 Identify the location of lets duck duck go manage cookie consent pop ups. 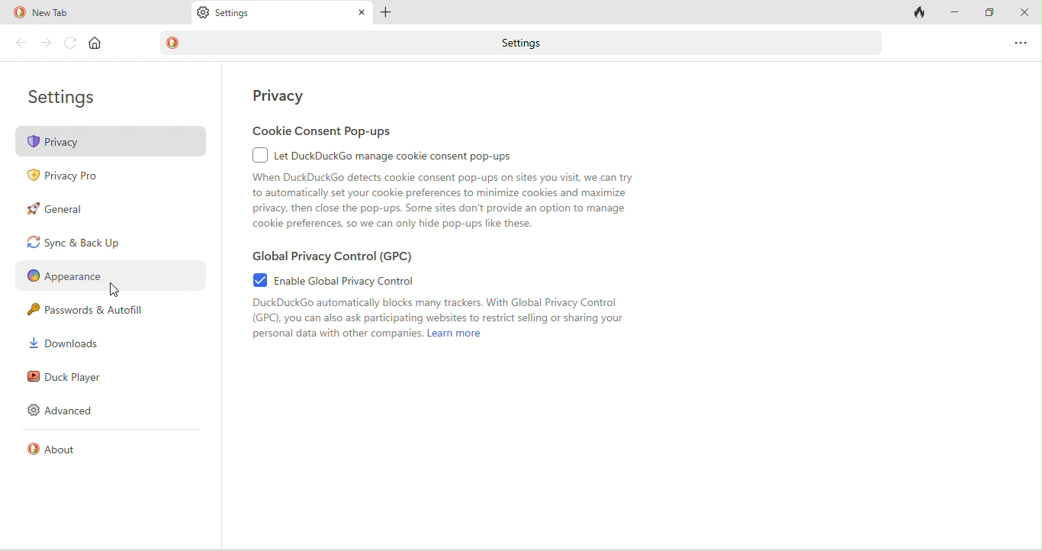
(402, 155).